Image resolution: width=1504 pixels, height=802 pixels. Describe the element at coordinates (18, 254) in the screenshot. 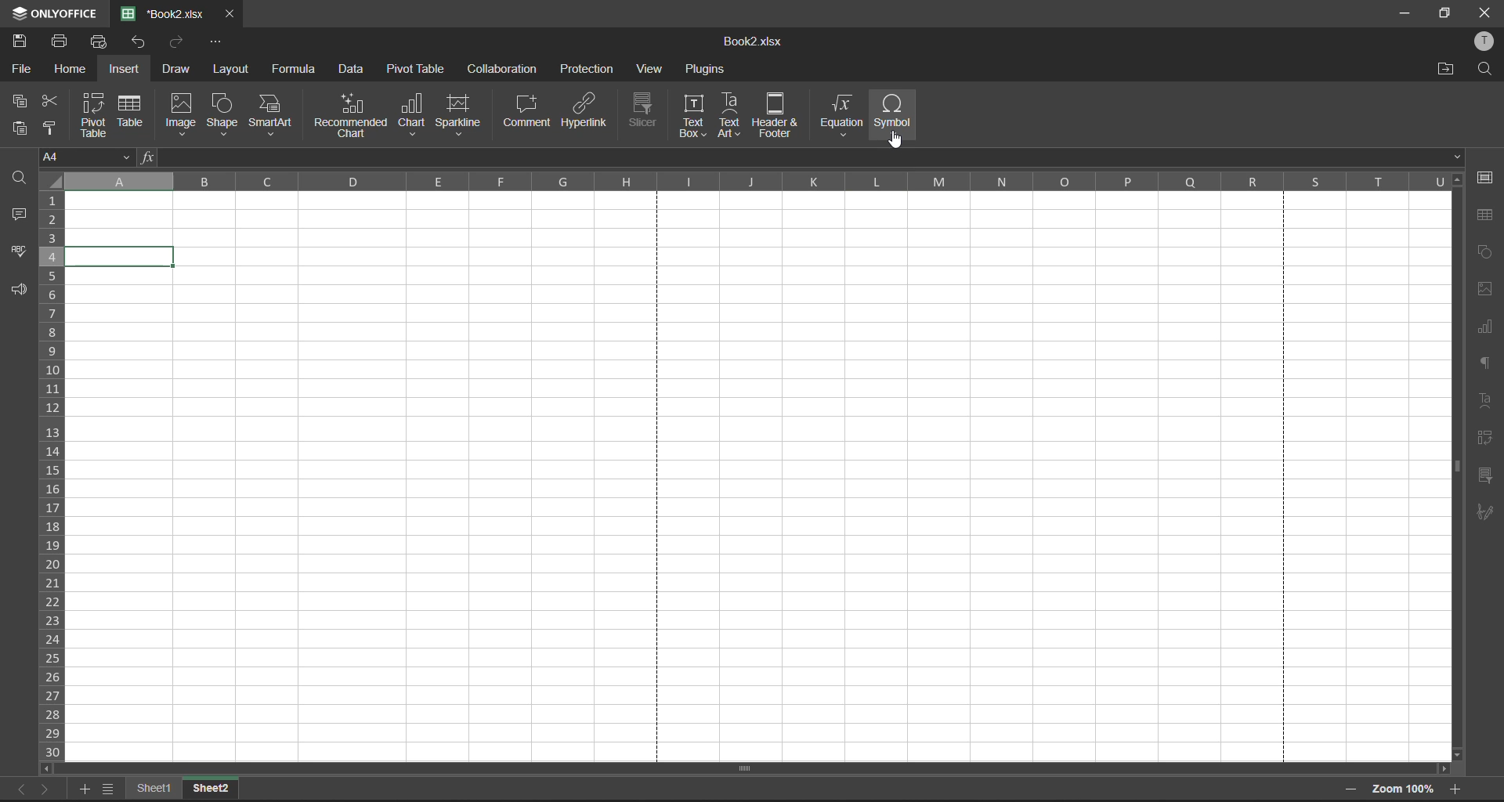

I see `spellcheck` at that location.